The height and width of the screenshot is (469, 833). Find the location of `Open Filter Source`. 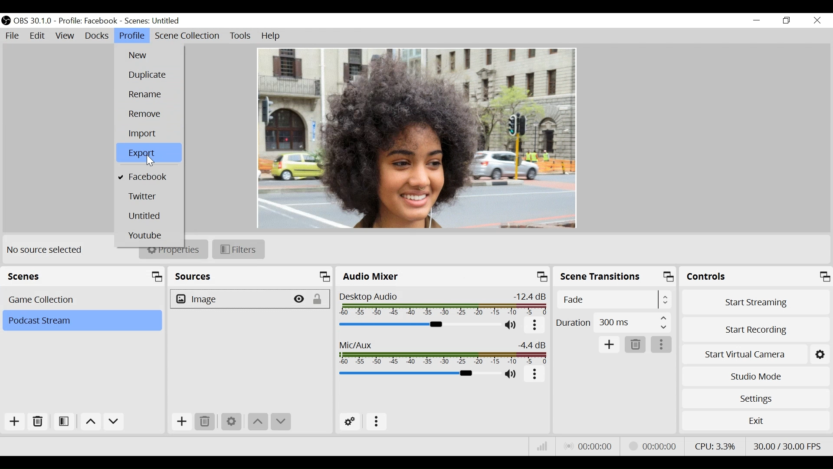

Open Filter Source is located at coordinates (66, 421).